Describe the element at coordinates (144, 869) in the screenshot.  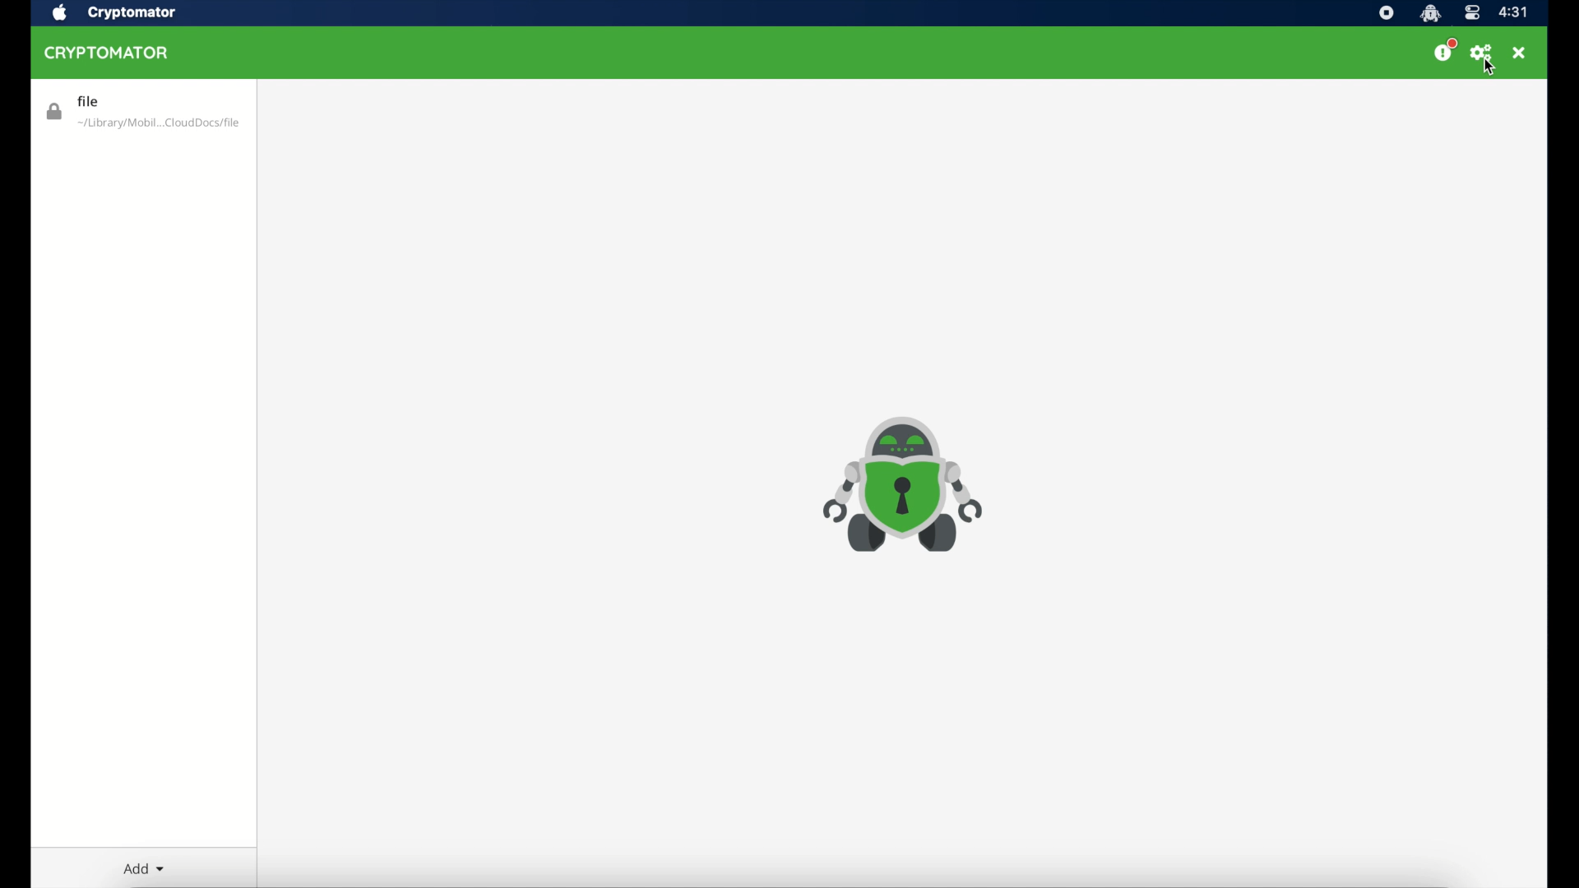
I see `add dropdown` at that location.